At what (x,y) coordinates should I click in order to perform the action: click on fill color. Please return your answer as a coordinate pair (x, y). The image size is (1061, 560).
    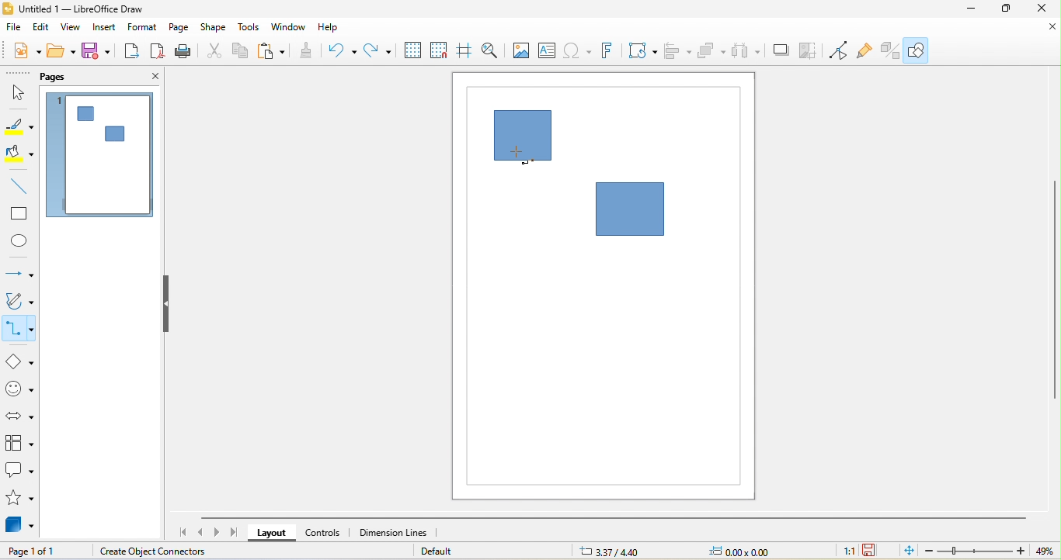
    Looking at the image, I should click on (19, 154).